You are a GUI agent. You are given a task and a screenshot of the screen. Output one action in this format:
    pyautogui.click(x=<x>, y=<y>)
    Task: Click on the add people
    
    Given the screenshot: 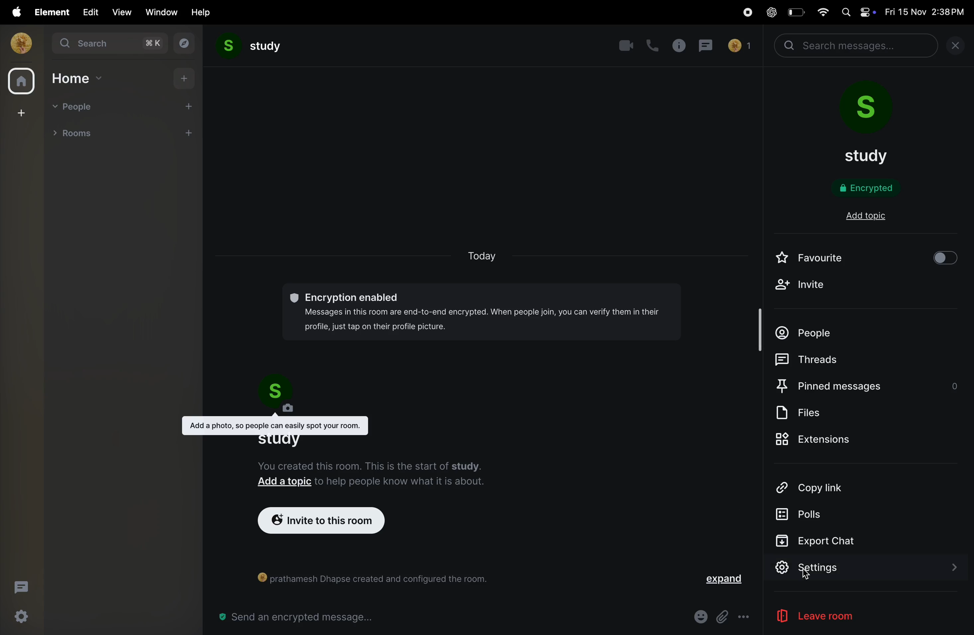 What is the action you would take?
    pyautogui.click(x=183, y=106)
    